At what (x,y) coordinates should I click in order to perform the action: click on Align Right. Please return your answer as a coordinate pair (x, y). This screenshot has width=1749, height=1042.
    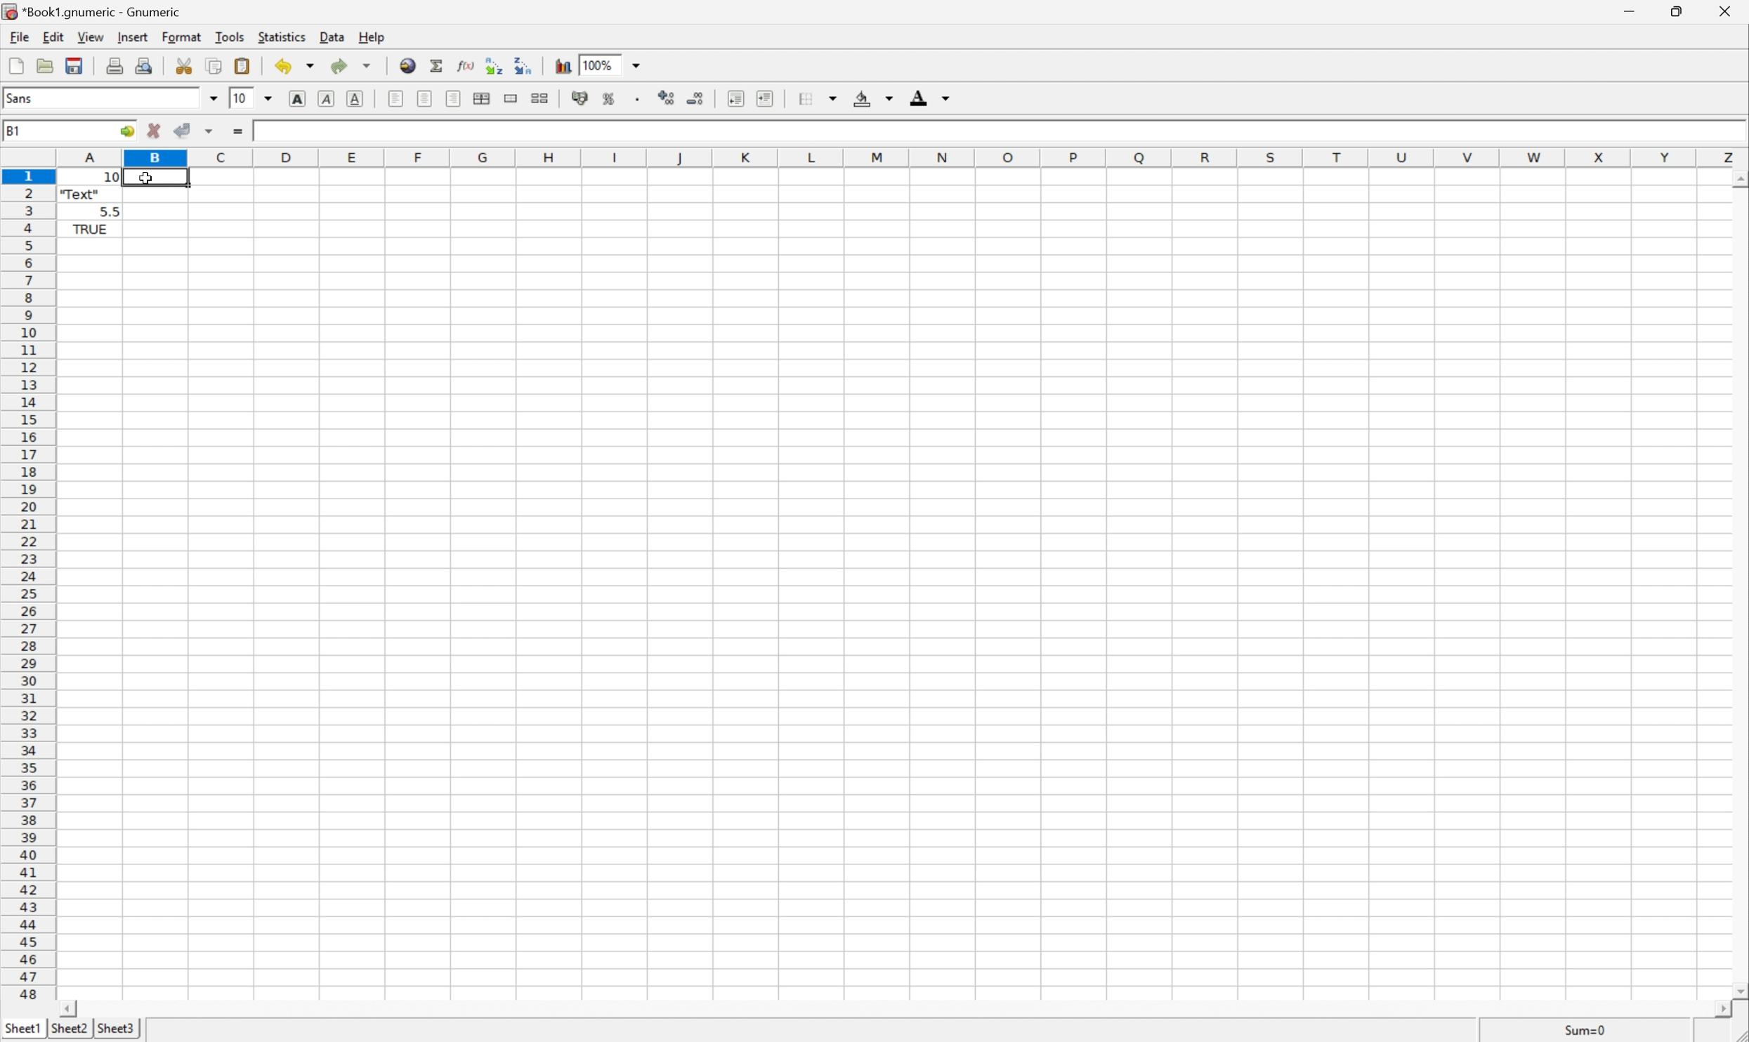
    Looking at the image, I should click on (452, 100).